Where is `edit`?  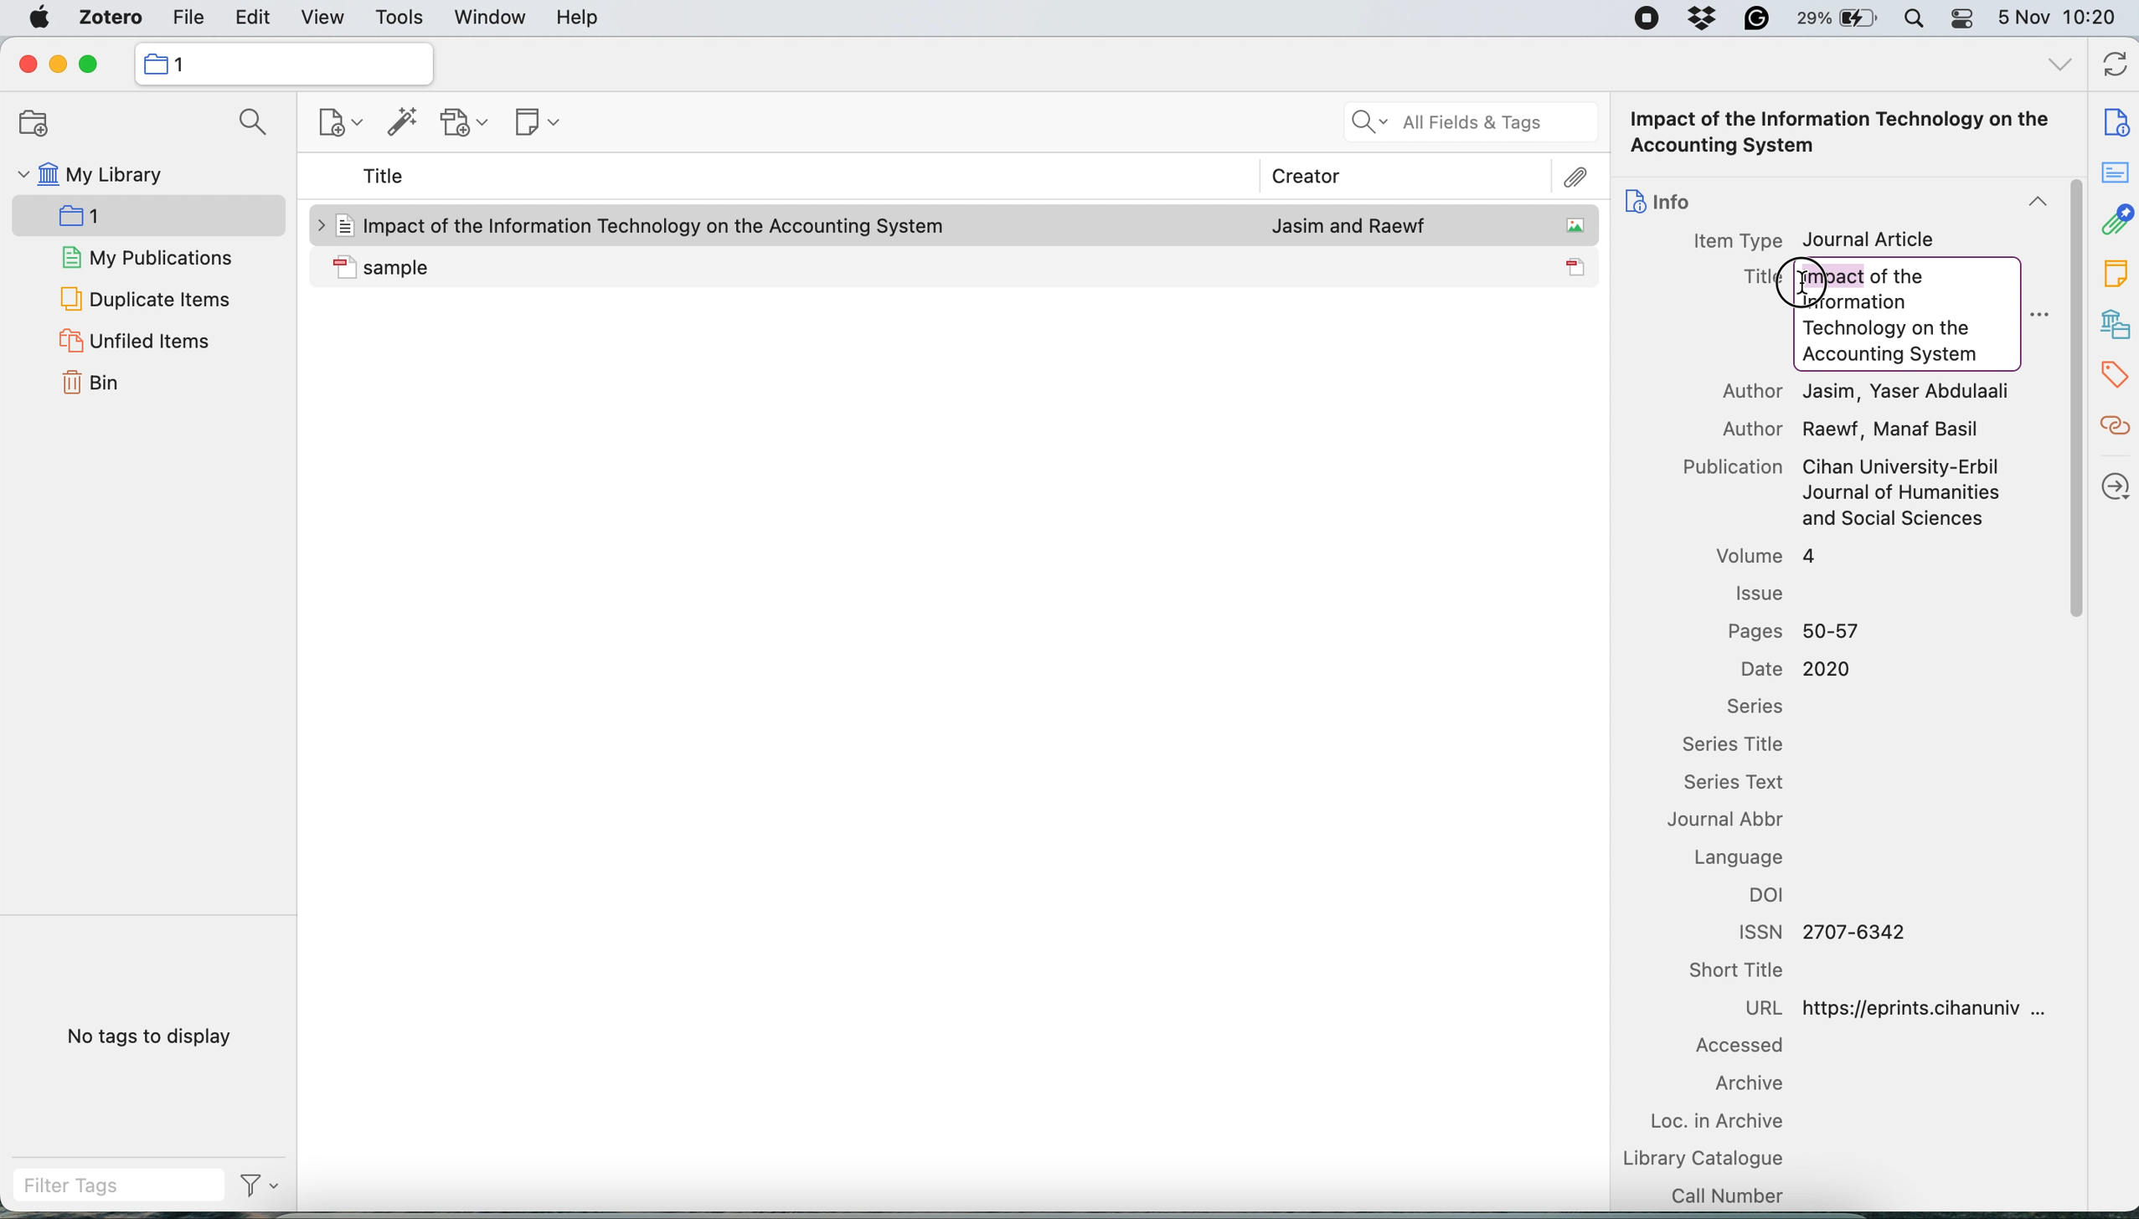 edit is located at coordinates (253, 18).